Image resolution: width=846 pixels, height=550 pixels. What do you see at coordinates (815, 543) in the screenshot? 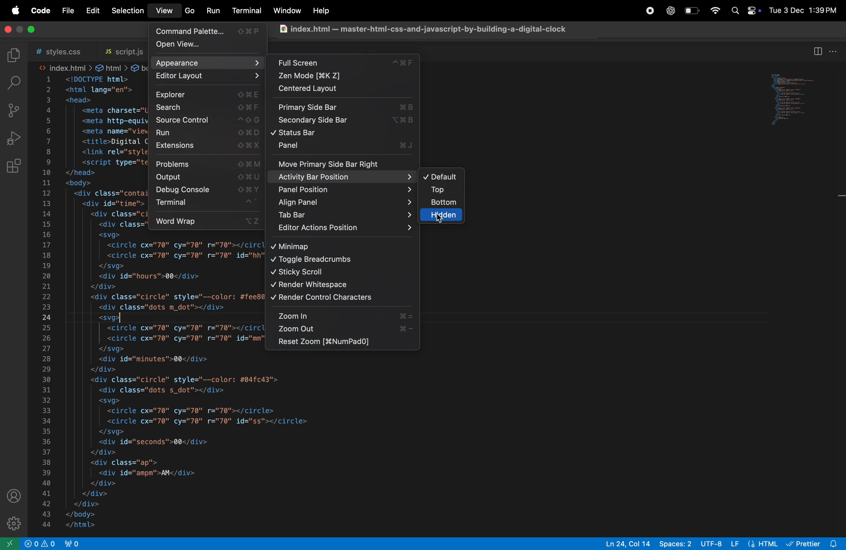
I see `prettier extension installed` at bounding box center [815, 543].